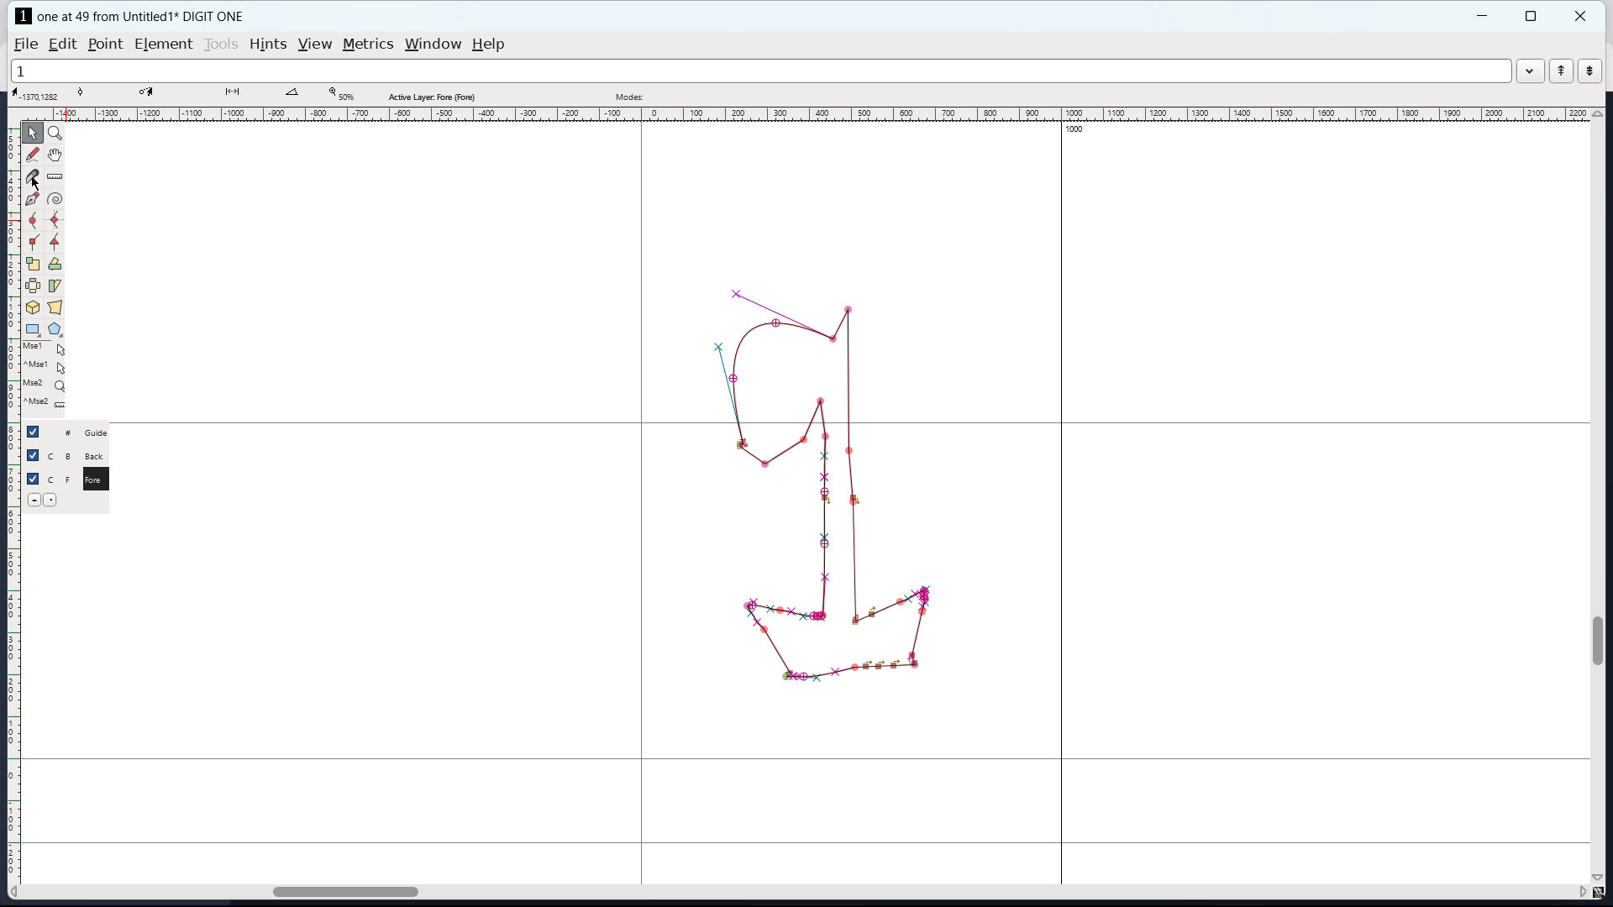 This screenshot has height=907, width=1613. Describe the element at coordinates (32, 200) in the screenshot. I see `add a point then drag out its  control points` at that location.